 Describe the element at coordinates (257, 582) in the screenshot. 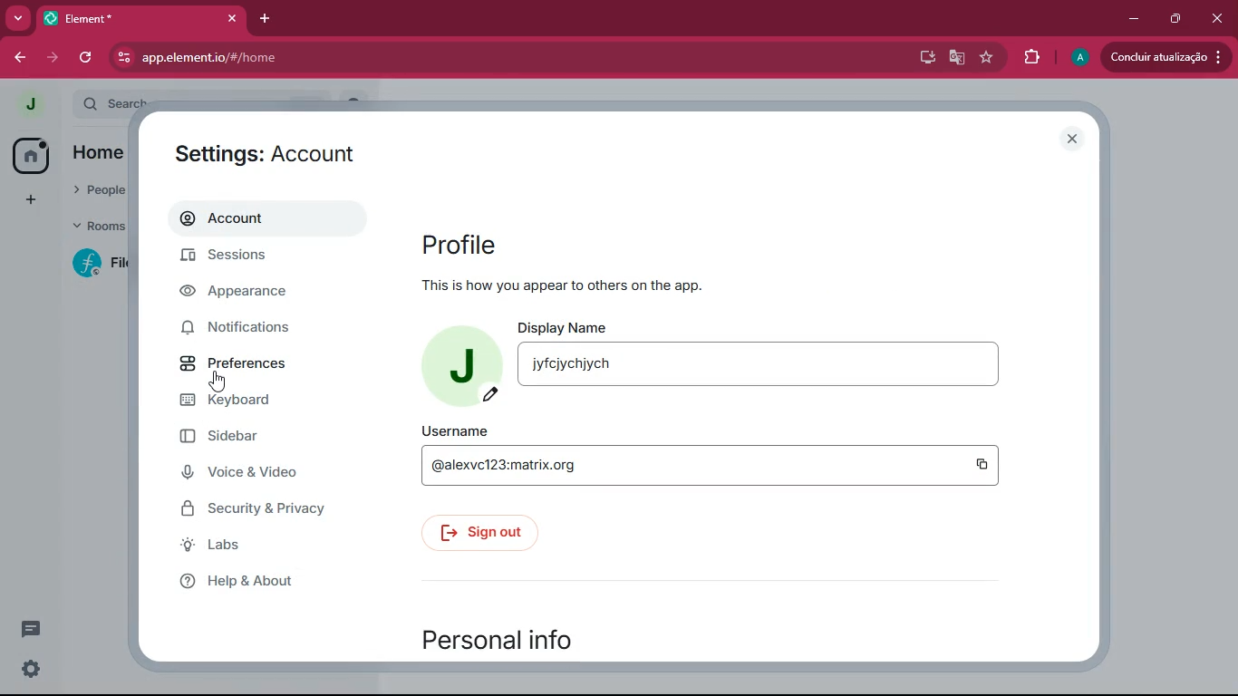

I see `help & about` at that location.